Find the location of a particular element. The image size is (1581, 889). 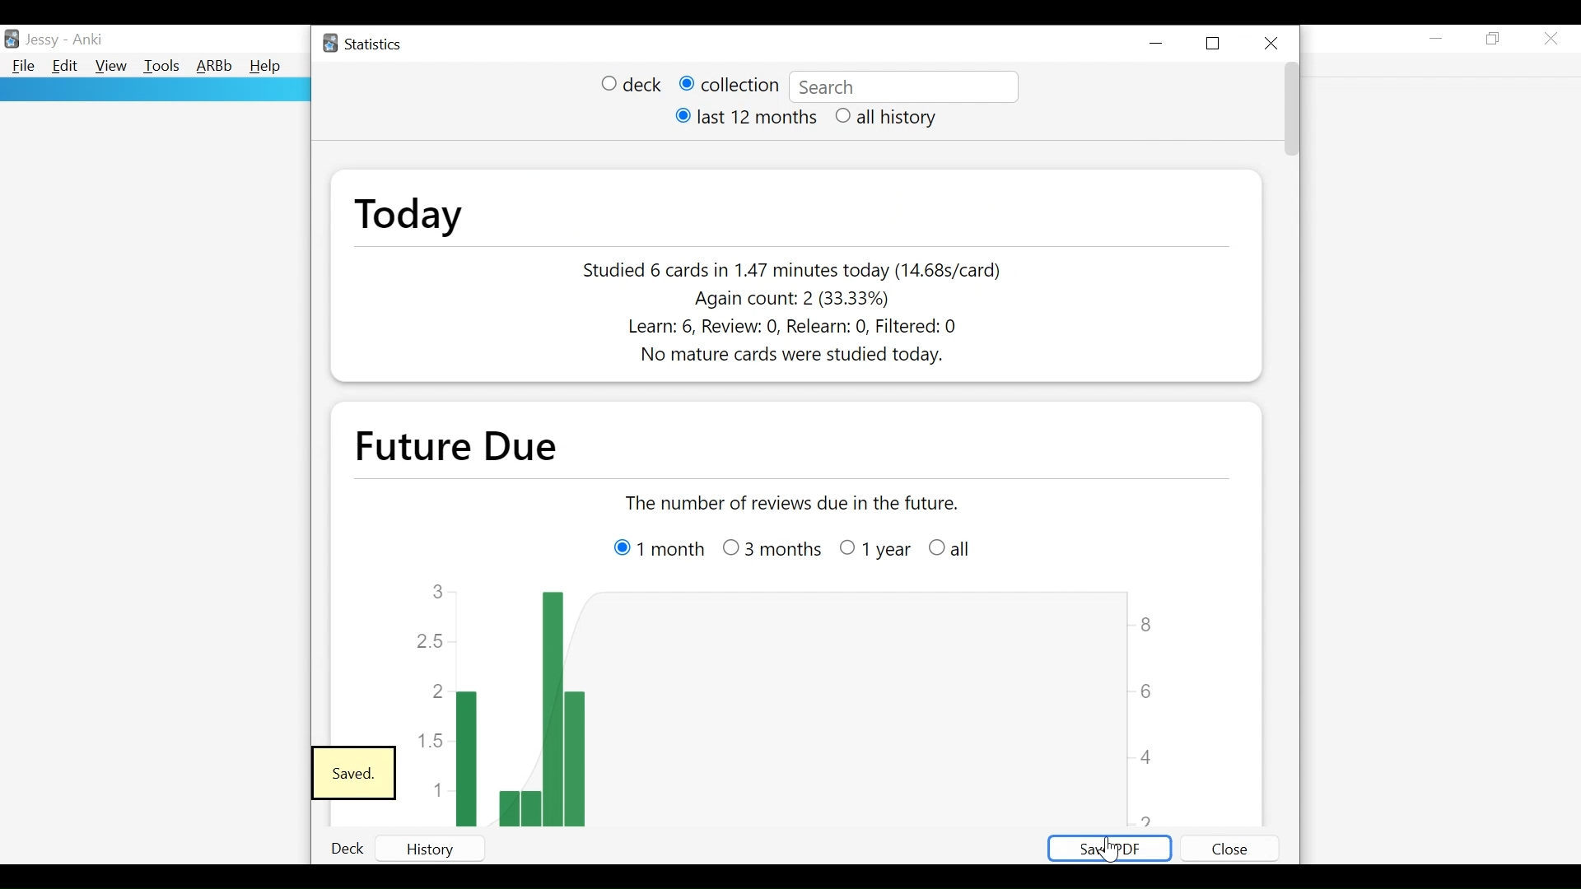

Minimize is located at coordinates (1159, 43).